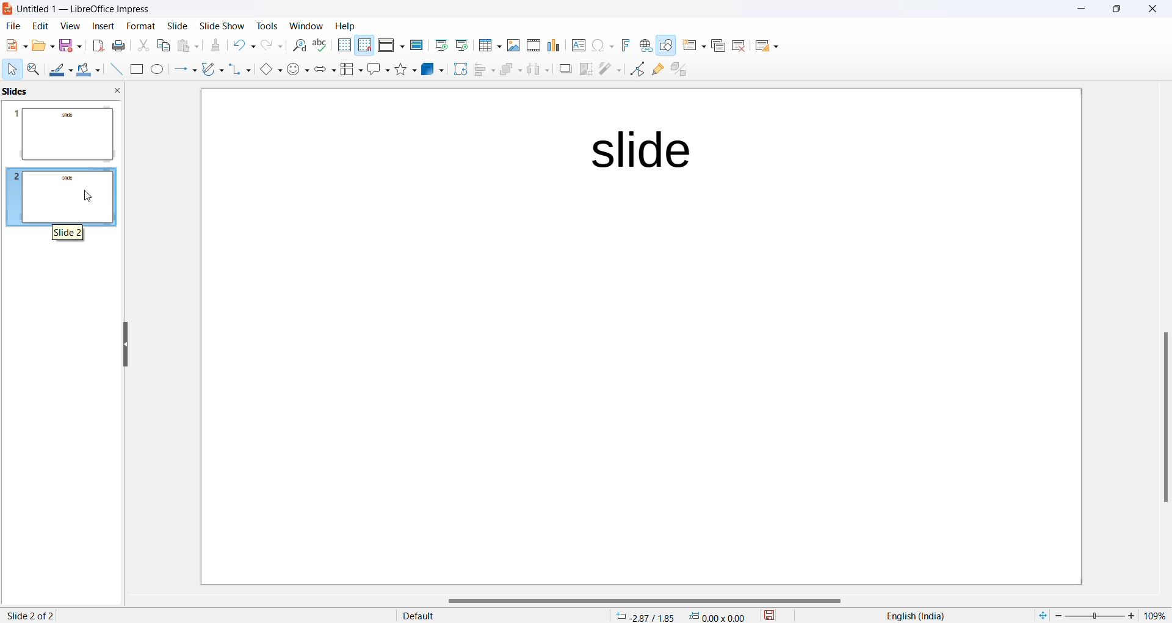 The width and height of the screenshot is (1172, 623). I want to click on Spellings, so click(320, 45).